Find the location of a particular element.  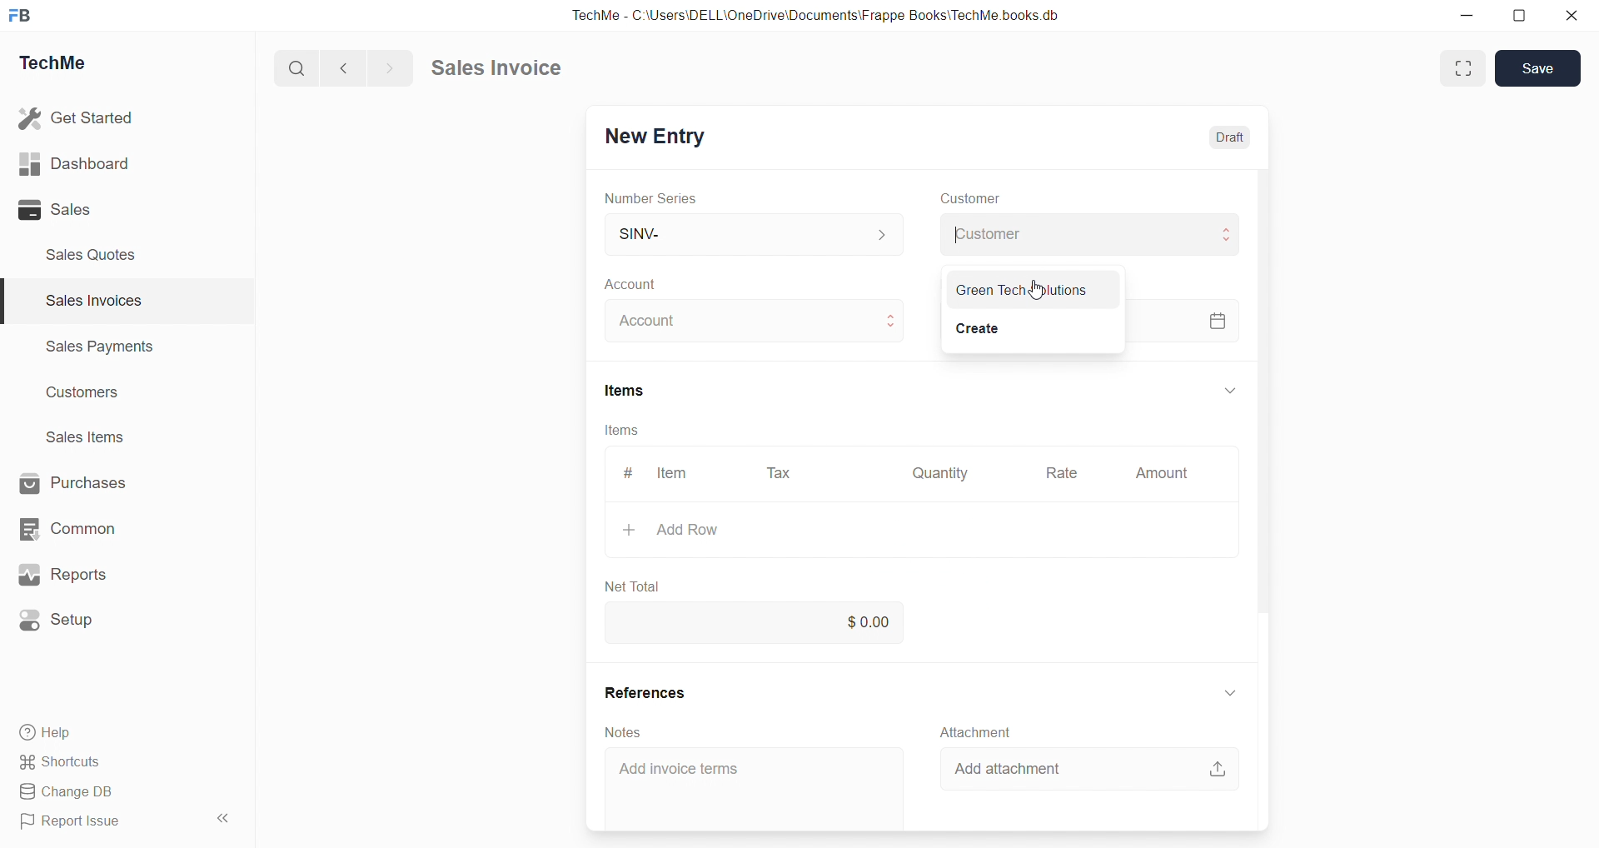

Report Issue is located at coordinates (75, 819).